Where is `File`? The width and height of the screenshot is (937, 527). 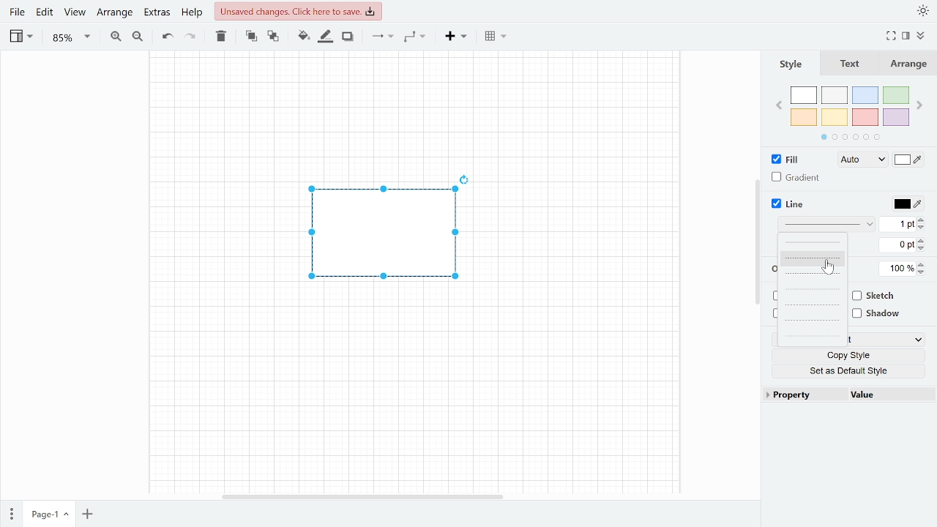 File is located at coordinates (18, 14).